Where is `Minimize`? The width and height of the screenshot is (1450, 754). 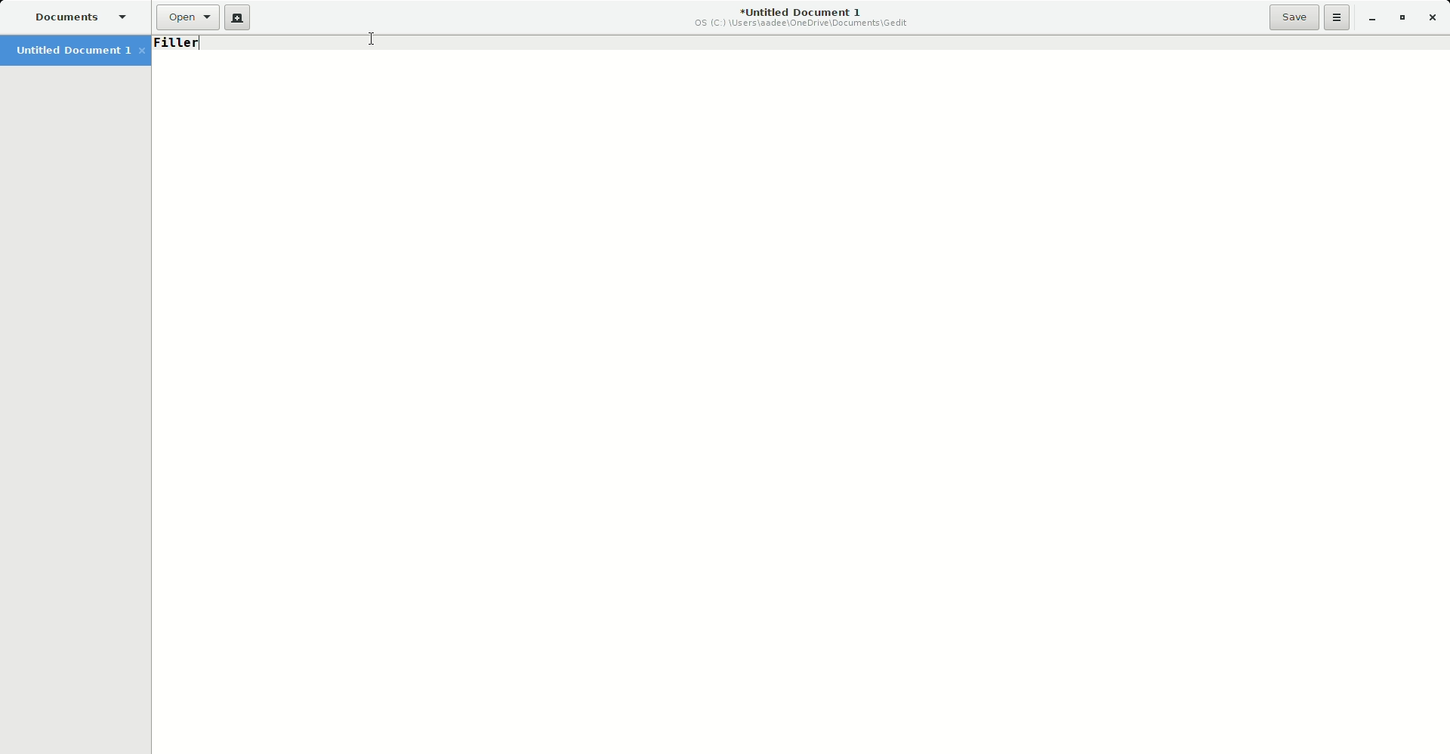
Minimize is located at coordinates (1371, 19).